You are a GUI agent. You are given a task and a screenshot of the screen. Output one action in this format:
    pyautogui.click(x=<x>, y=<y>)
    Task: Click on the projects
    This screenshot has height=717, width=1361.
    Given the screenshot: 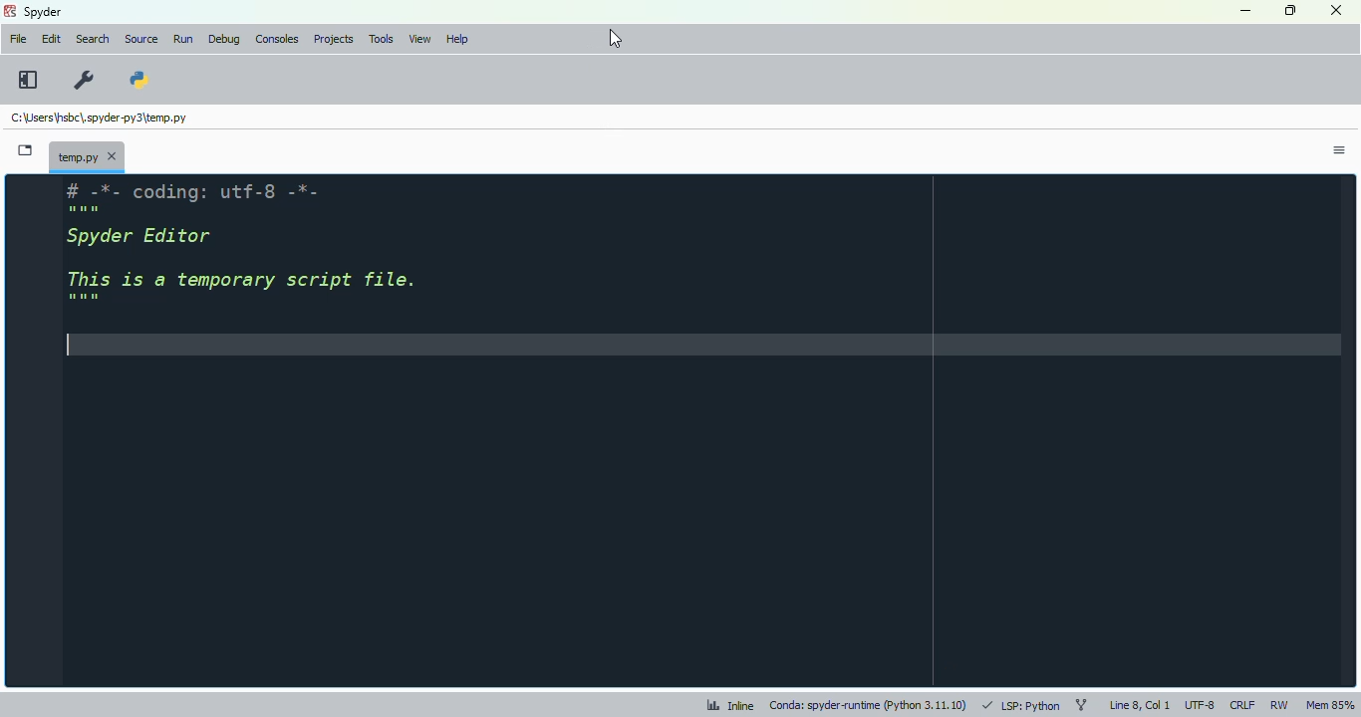 What is the action you would take?
    pyautogui.click(x=335, y=39)
    